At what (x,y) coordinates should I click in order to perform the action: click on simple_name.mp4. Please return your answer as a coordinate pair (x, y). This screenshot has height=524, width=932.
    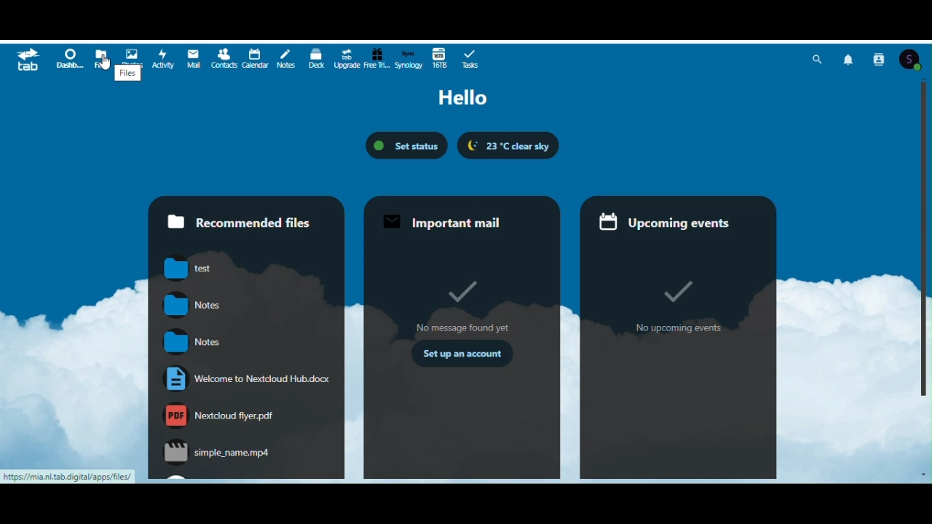
    Looking at the image, I should click on (217, 452).